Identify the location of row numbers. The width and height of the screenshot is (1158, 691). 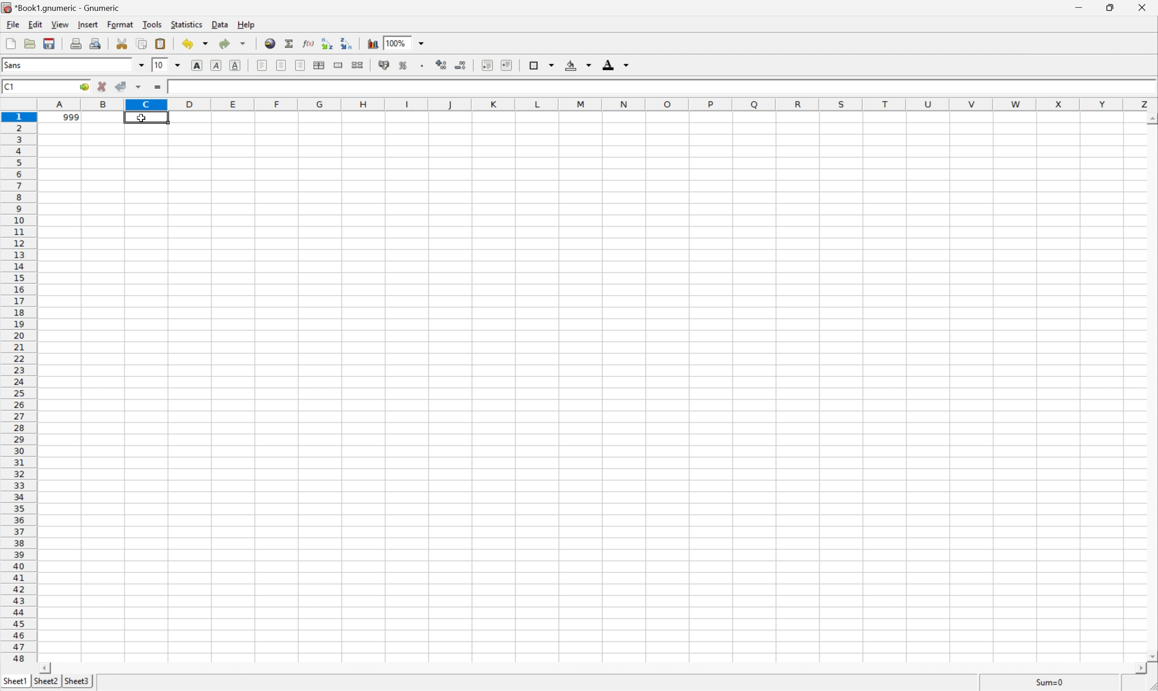
(19, 388).